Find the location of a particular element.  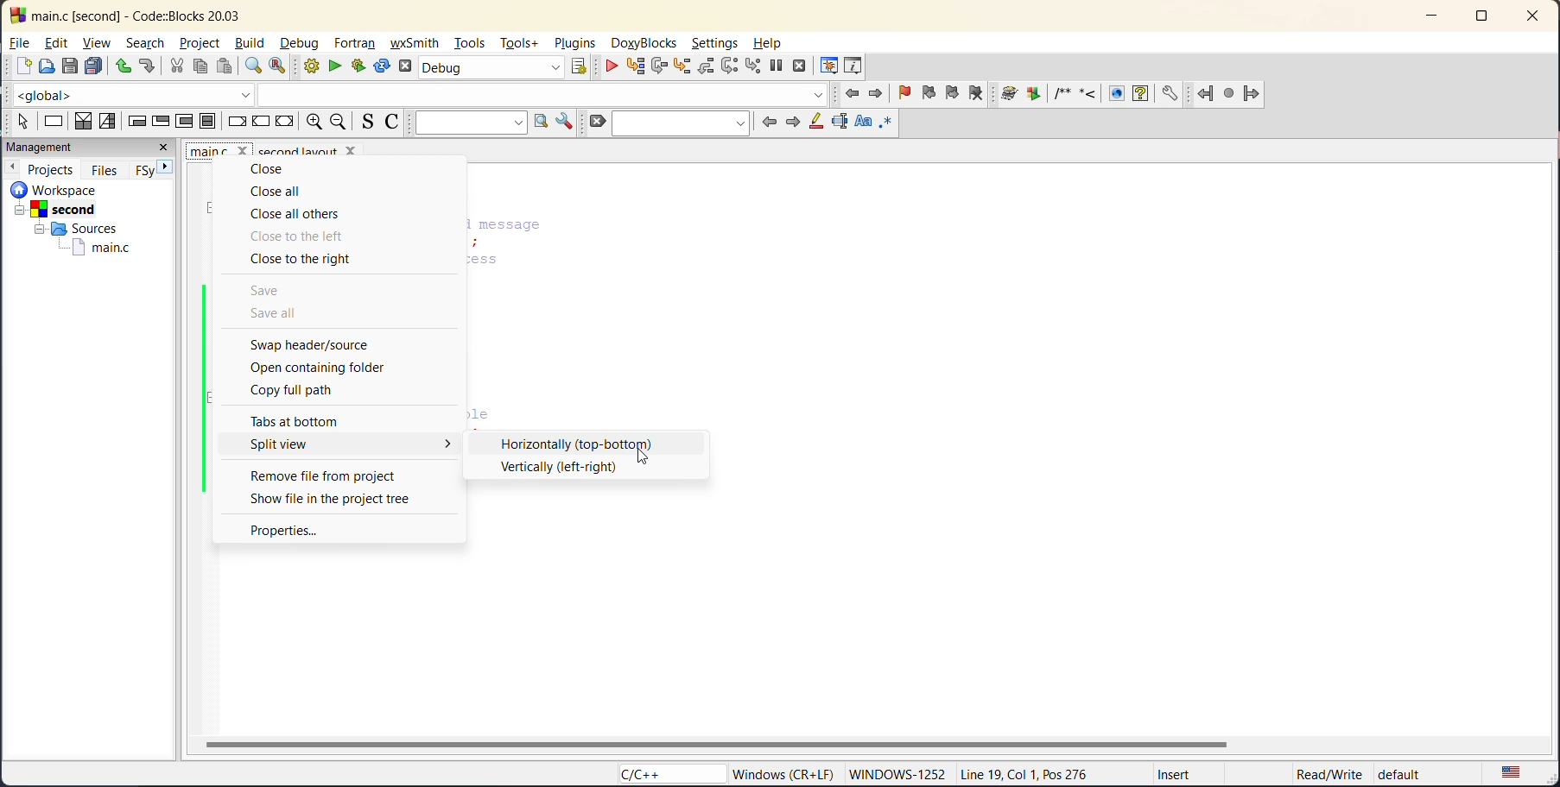

tools+ is located at coordinates (523, 43).